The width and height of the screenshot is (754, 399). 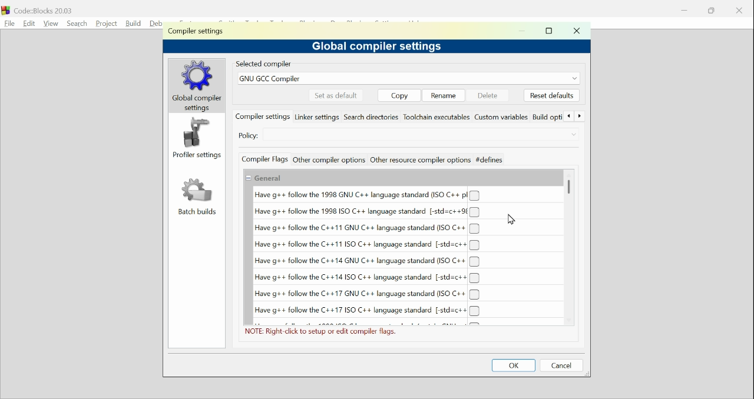 What do you see at coordinates (266, 178) in the screenshot?
I see `Show/Hide General` at bounding box center [266, 178].